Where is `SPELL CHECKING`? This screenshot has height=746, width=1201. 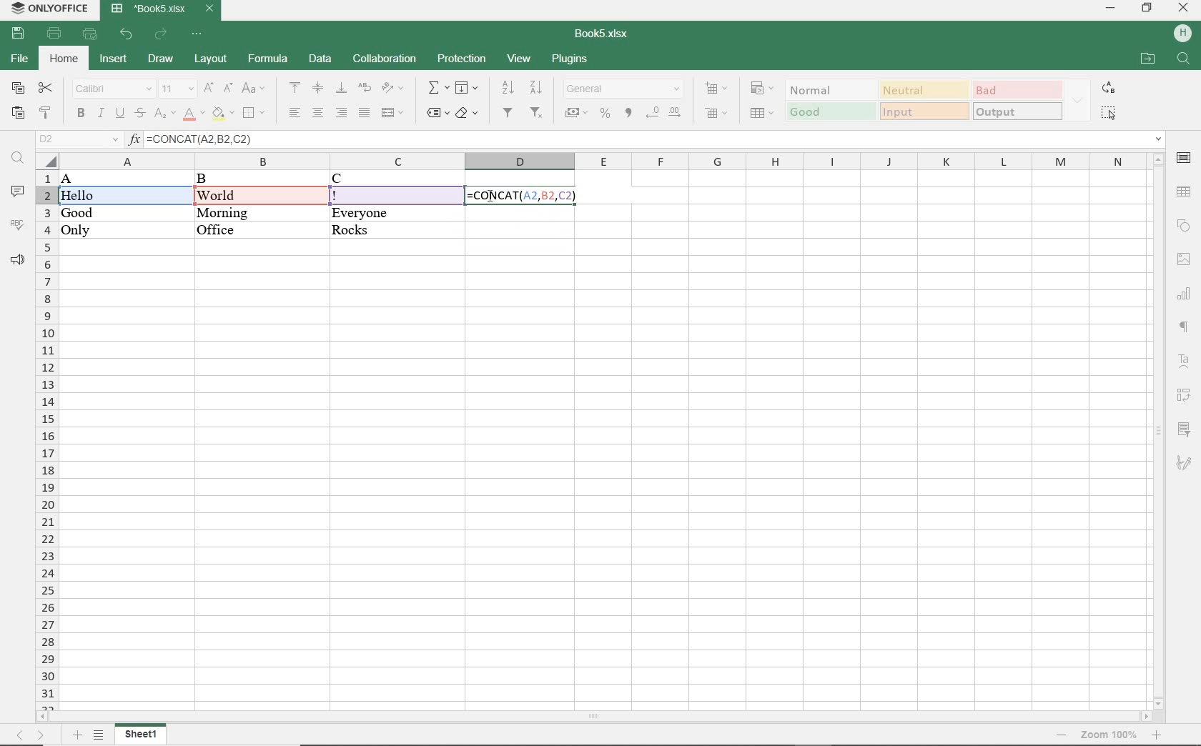
SPELL CHECKING is located at coordinates (16, 223).